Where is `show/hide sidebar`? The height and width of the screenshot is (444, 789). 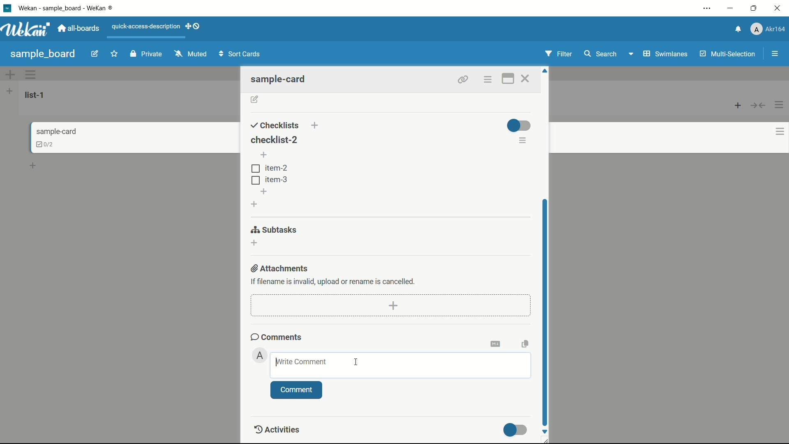 show/hide sidebar is located at coordinates (775, 54).